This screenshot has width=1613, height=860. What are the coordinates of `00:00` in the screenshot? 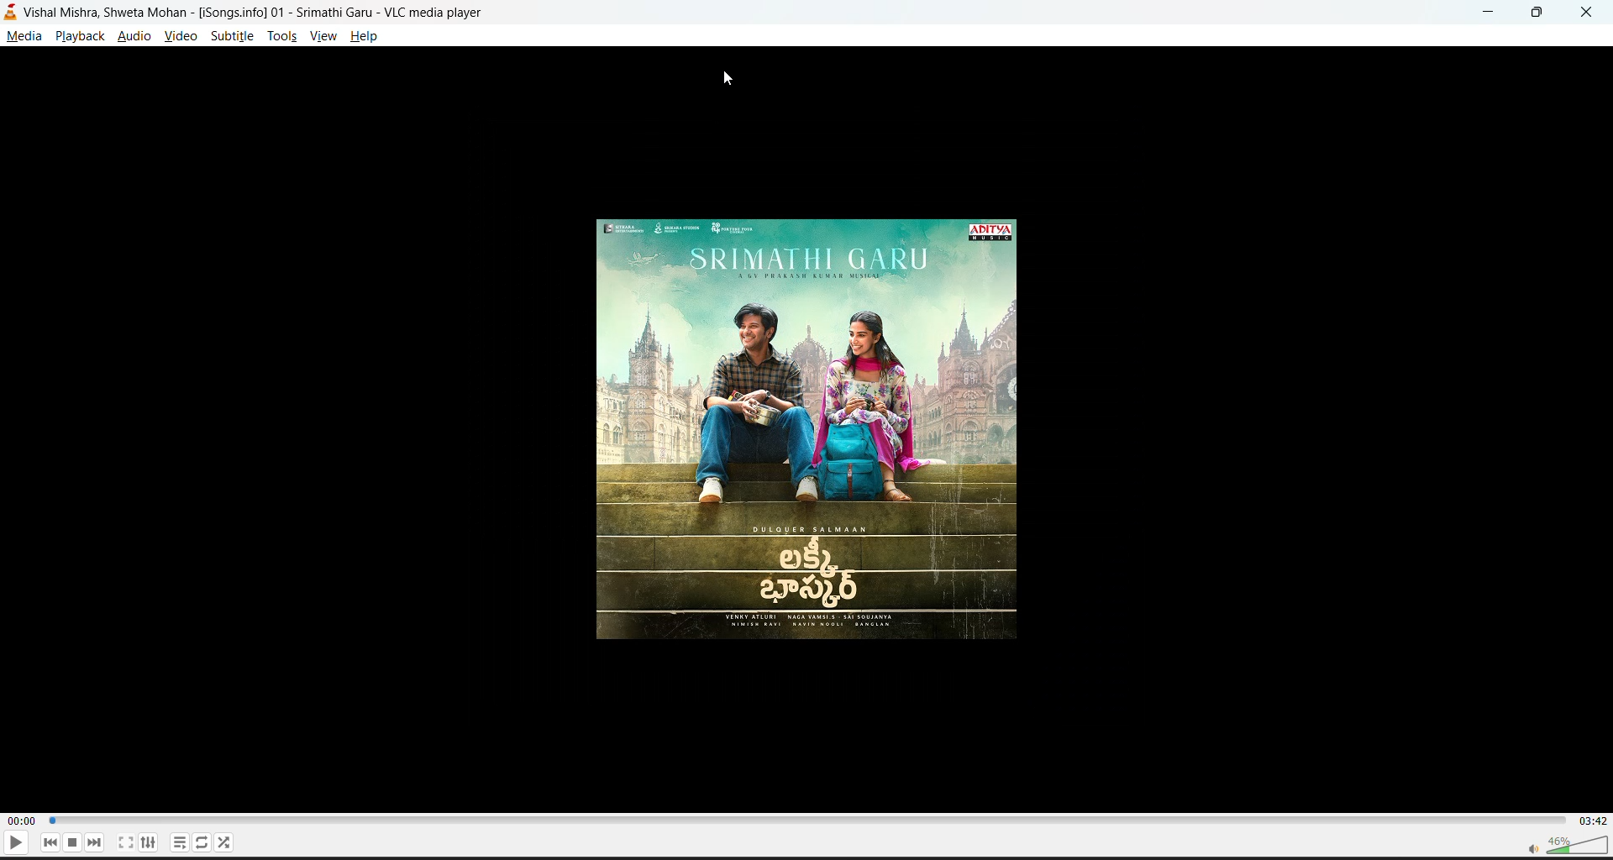 It's located at (18, 820).